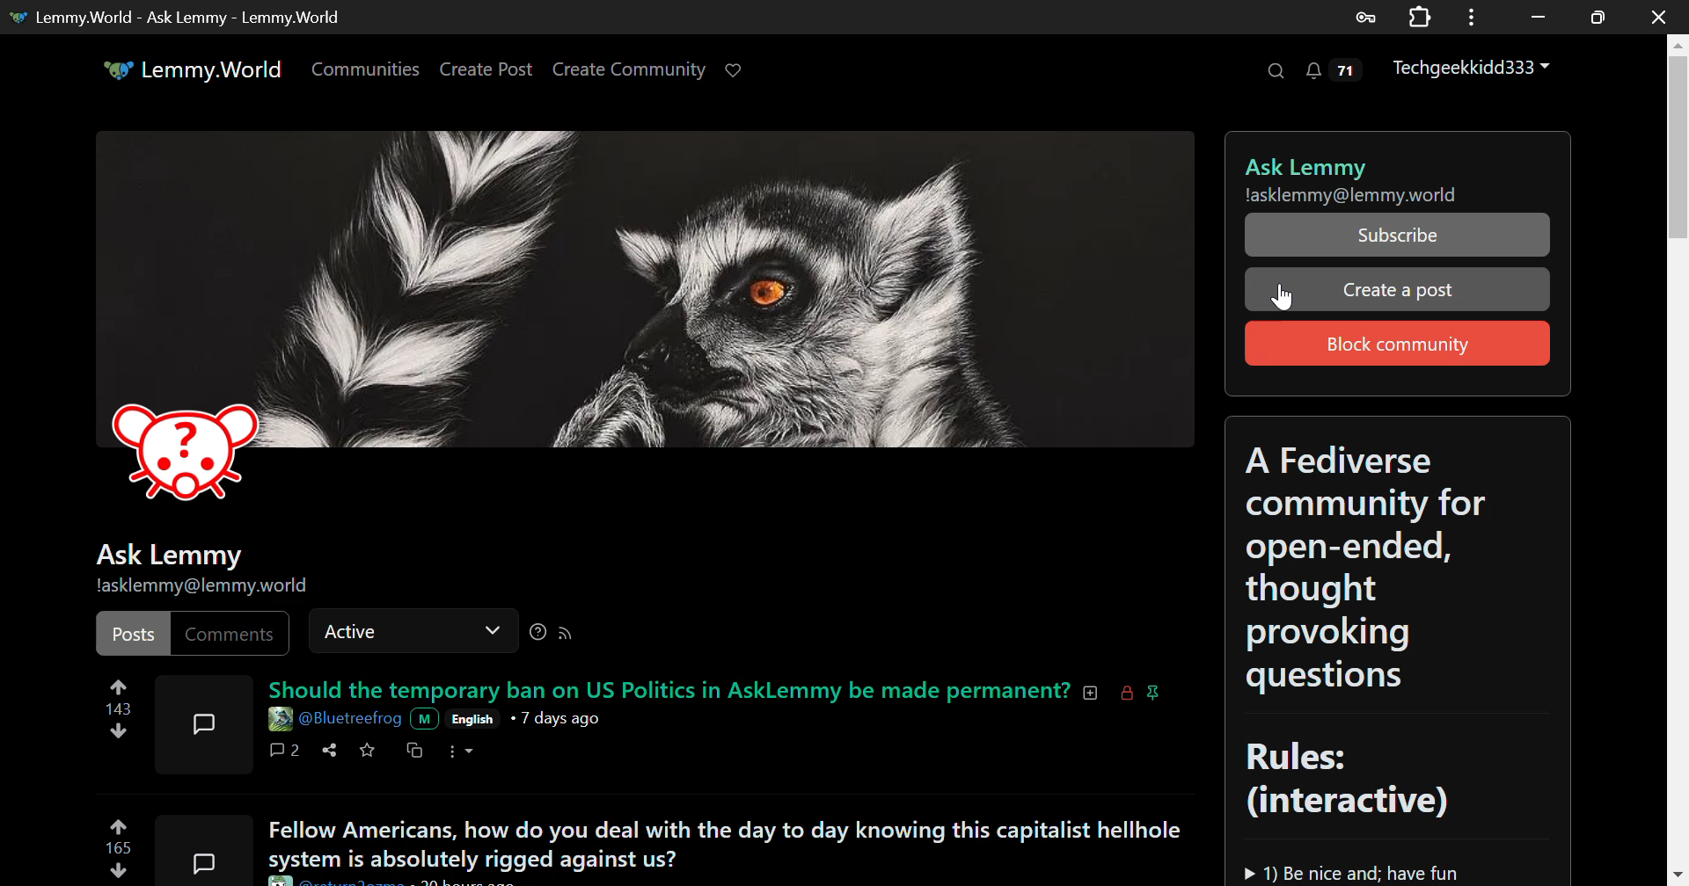 The height and width of the screenshot is (886, 1689). Describe the element at coordinates (1420, 15) in the screenshot. I see `Extensions` at that location.